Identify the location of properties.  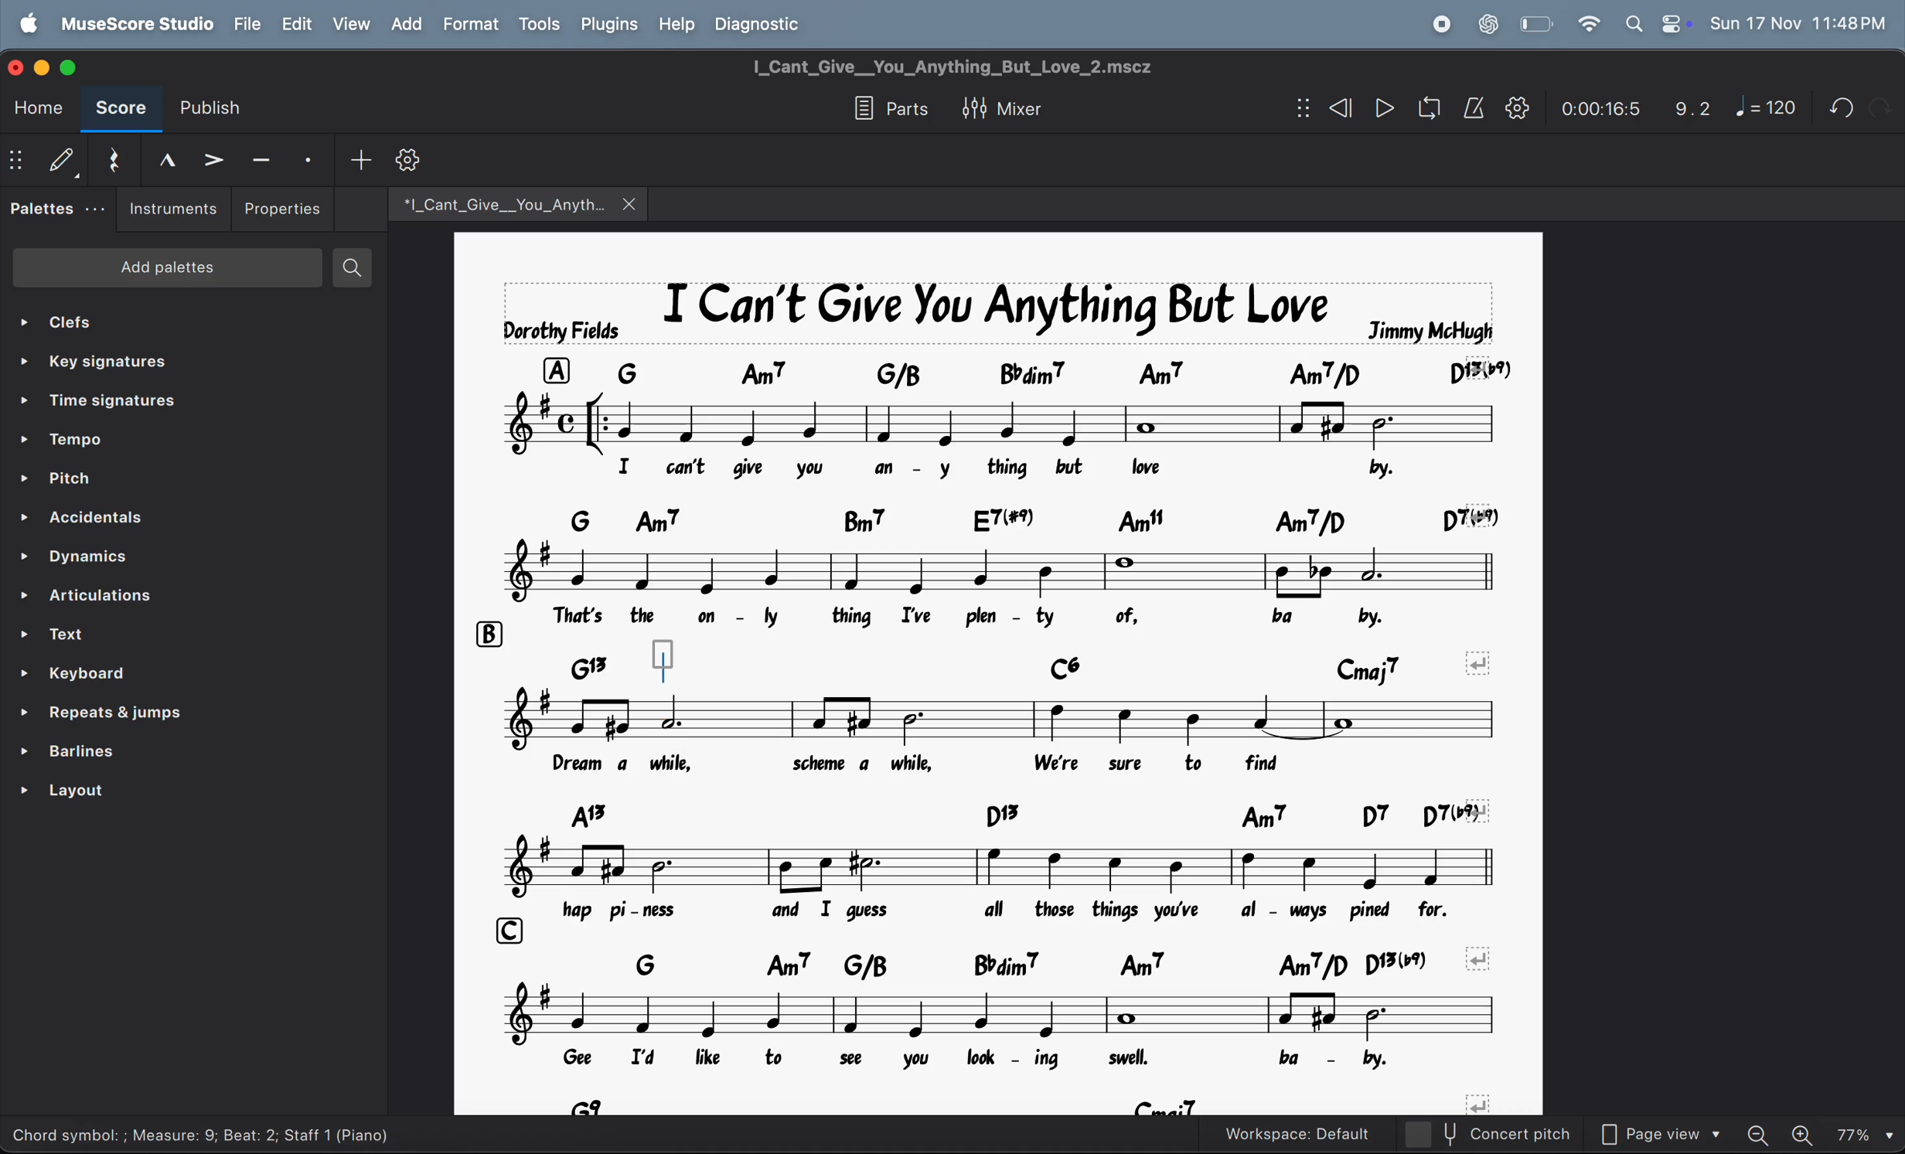
(286, 209).